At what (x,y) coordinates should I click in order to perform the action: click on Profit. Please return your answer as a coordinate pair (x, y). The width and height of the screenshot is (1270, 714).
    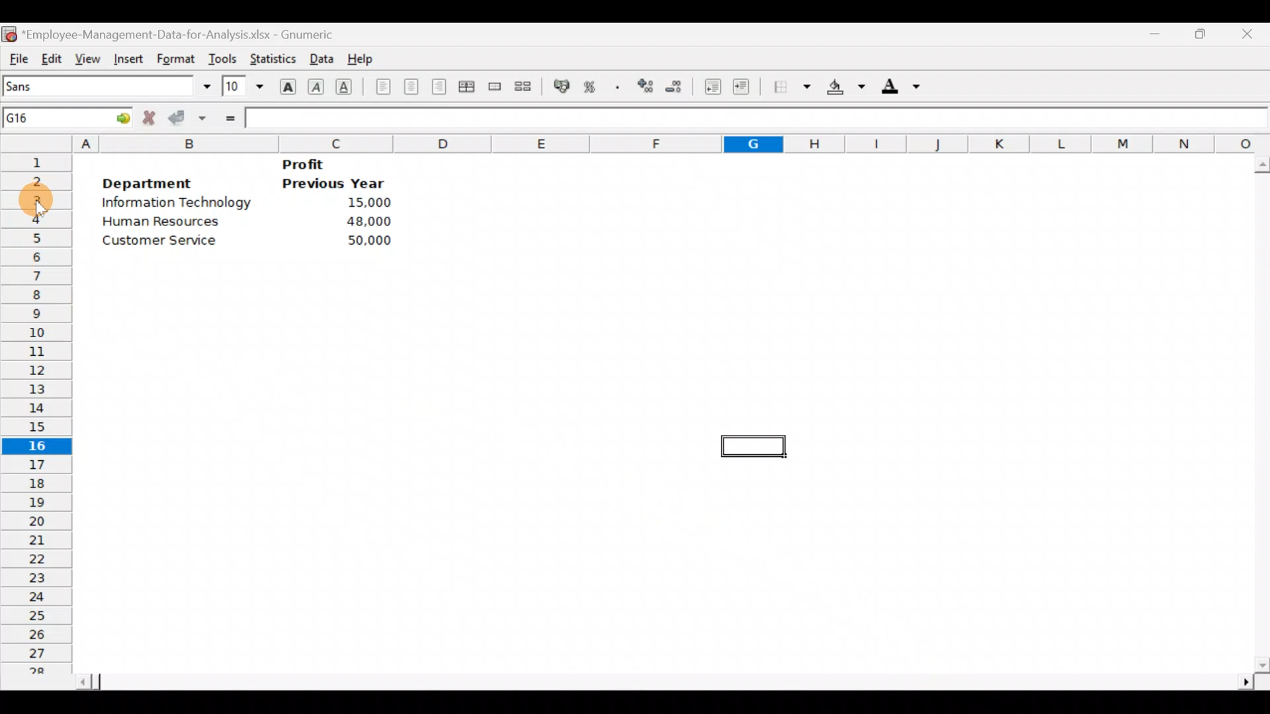
    Looking at the image, I should click on (328, 164).